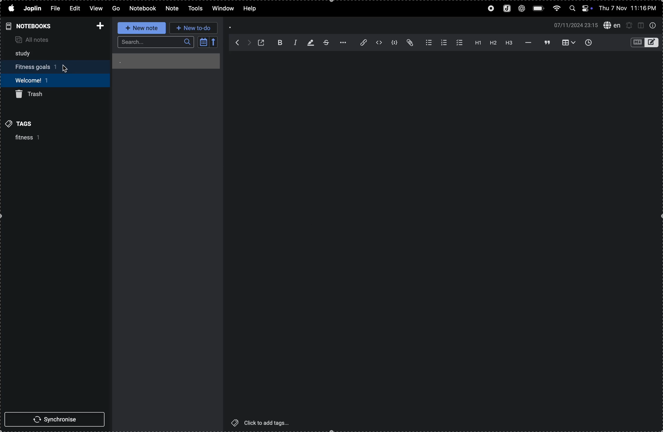 This screenshot has width=663, height=432. I want to click on toggle external editing, so click(262, 42).